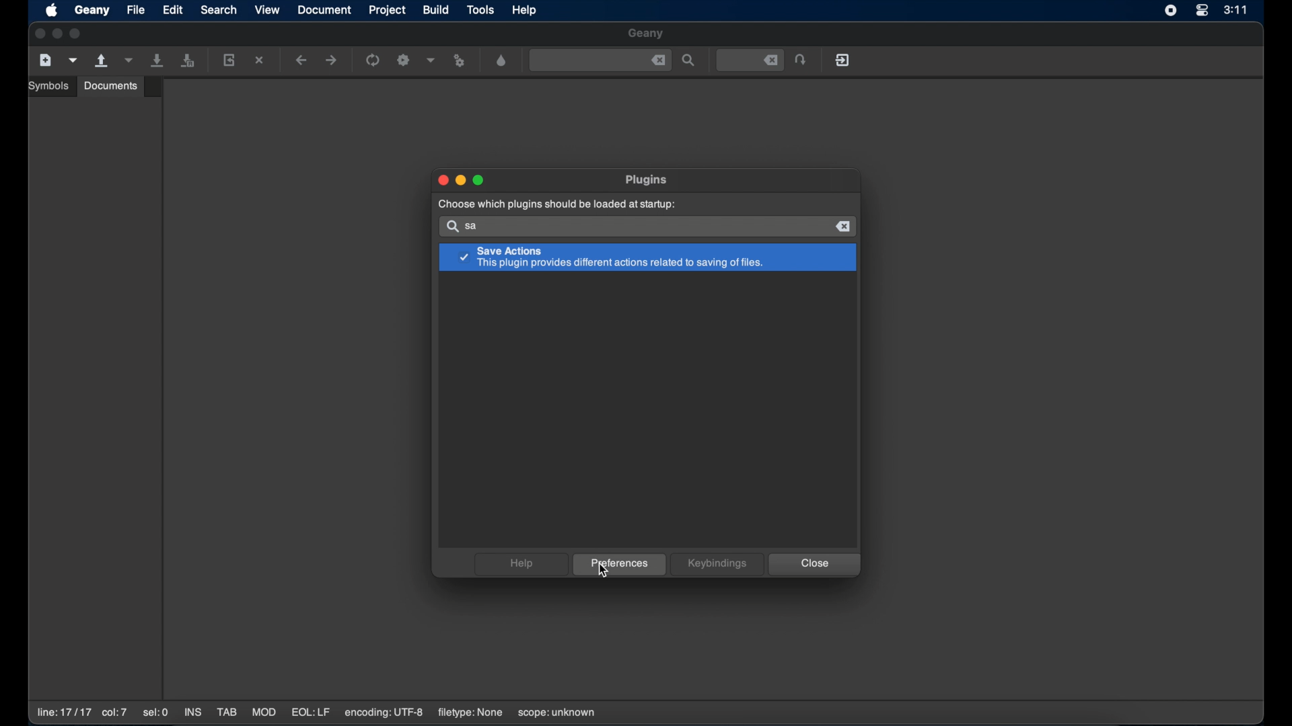 Image resolution: width=1292 pixels, height=726 pixels. What do you see at coordinates (63, 713) in the screenshot?
I see `line:17/17` at bounding box center [63, 713].